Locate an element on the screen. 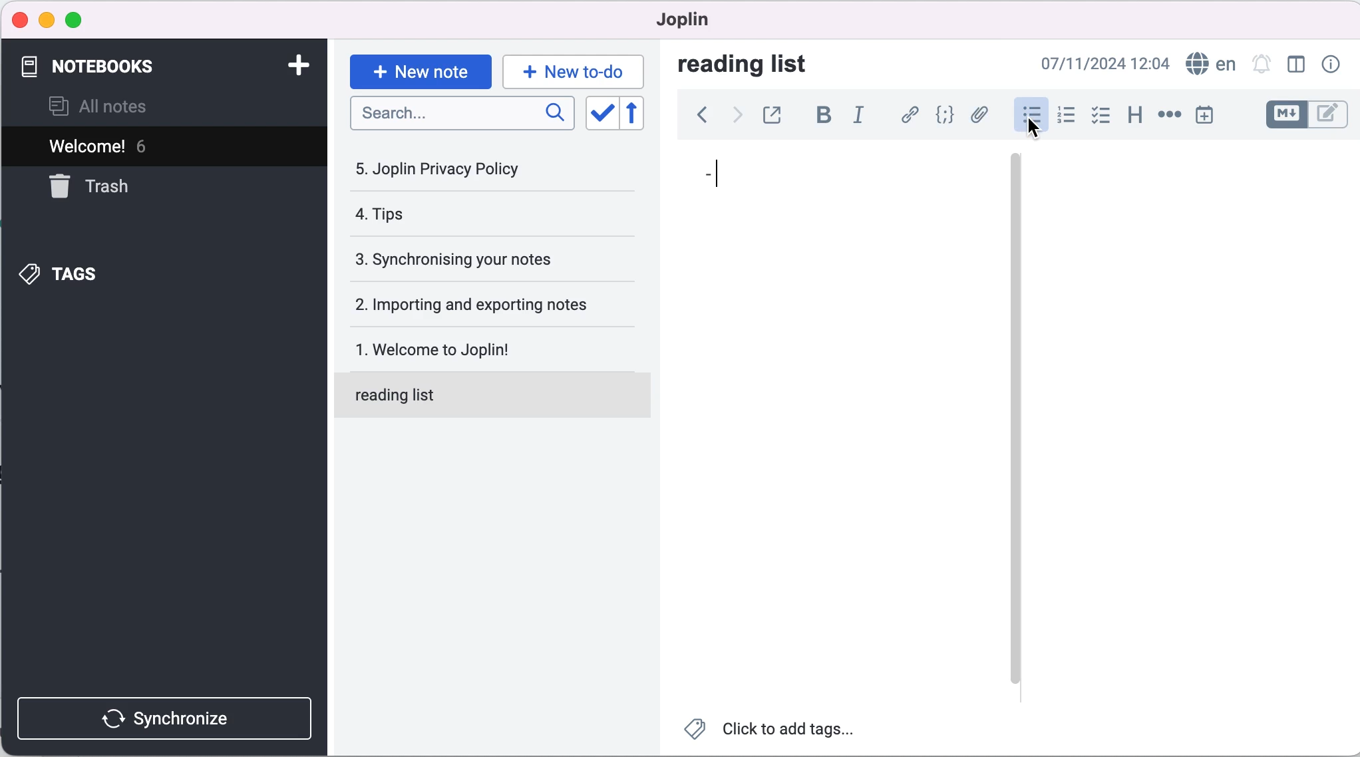 The height and width of the screenshot is (757, 1360). add notebook is located at coordinates (302, 65).